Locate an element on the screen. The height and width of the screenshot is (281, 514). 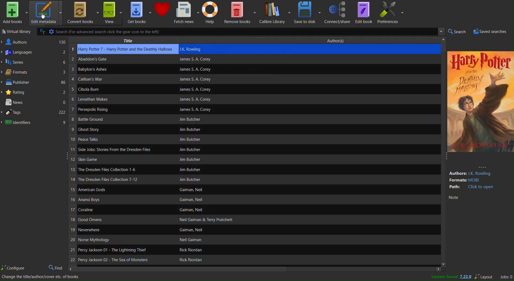
Book name is located at coordinates (103, 240).